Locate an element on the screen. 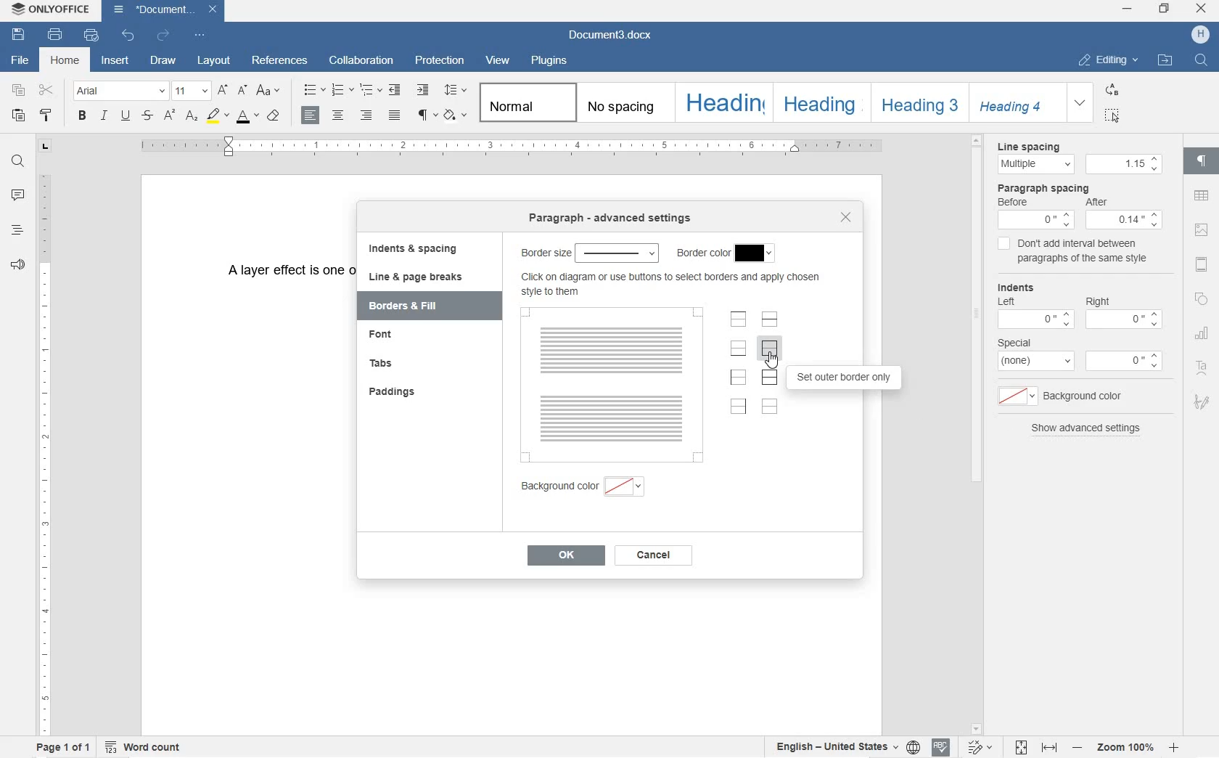  COMMENTS is located at coordinates (16, 196).